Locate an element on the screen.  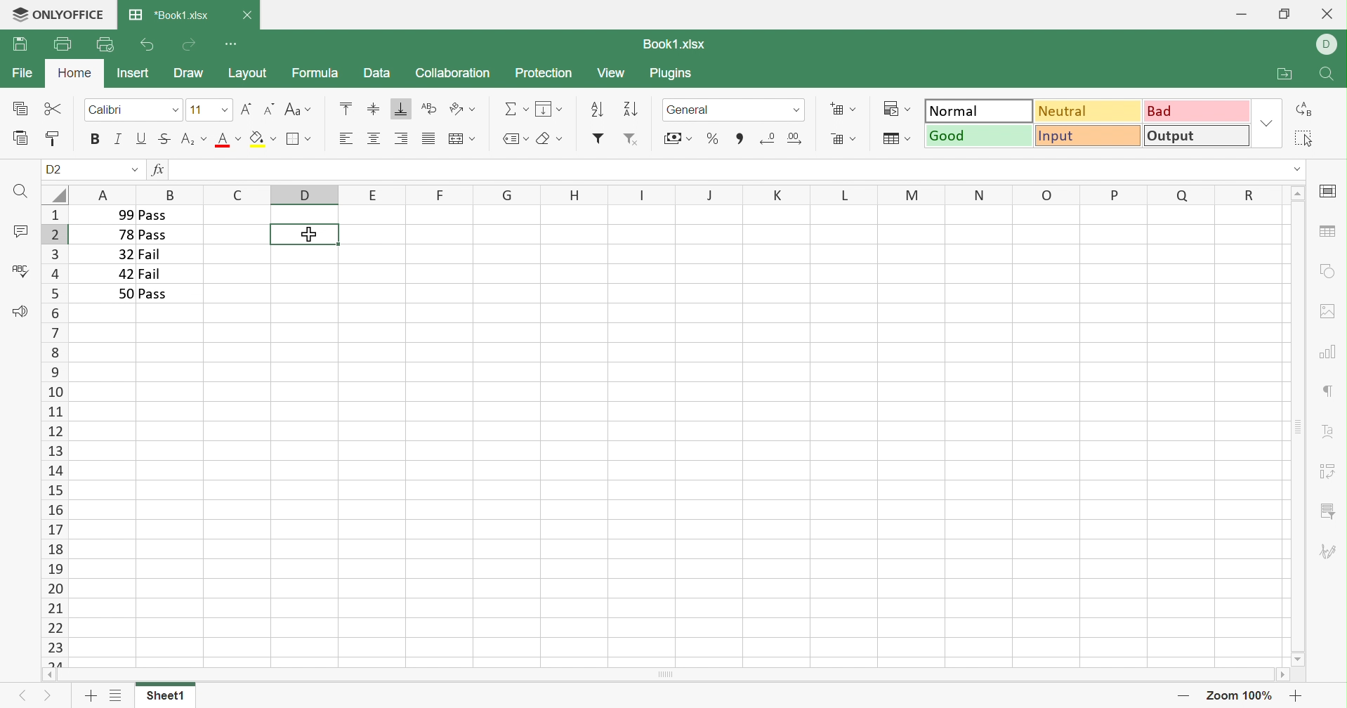
Pass is located at coordinates (153, 236).